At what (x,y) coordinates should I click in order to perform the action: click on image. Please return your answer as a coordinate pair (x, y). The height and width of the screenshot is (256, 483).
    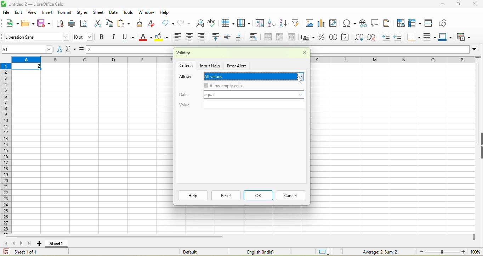
    Looking at the image, I should click on (309, 24).